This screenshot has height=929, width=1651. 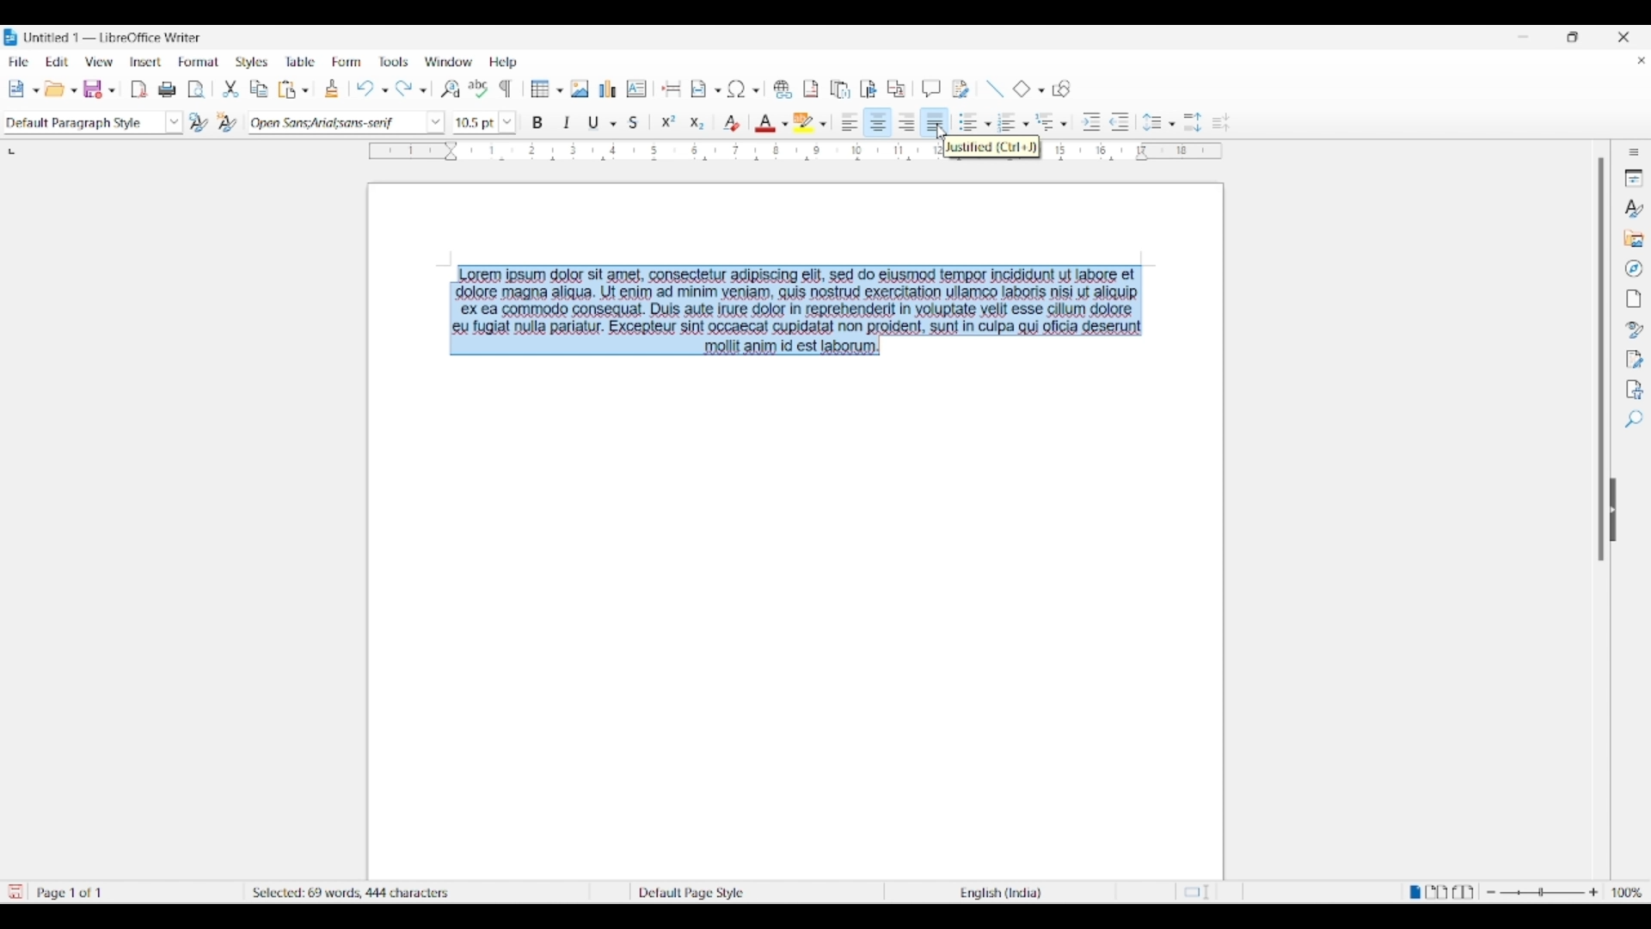 What do you see at coordinates (1022, 88) in the screenshot?
I see `Selected basic shape` at bounding box center [1022, 88].